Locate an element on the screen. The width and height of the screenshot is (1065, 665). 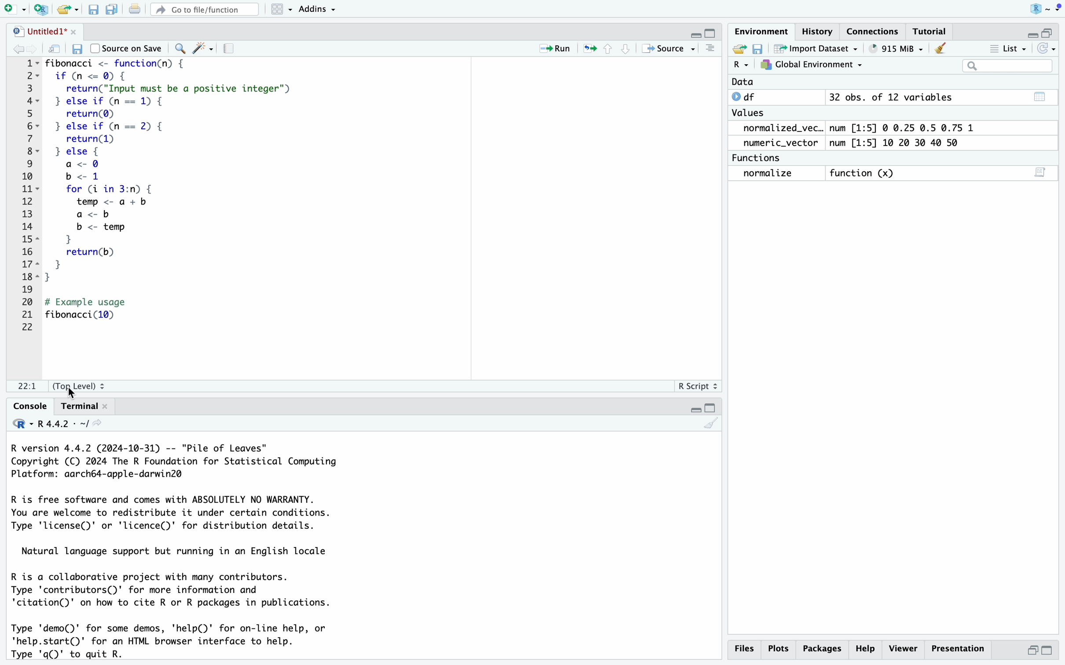
code tools is located at coordinates (203, 47).